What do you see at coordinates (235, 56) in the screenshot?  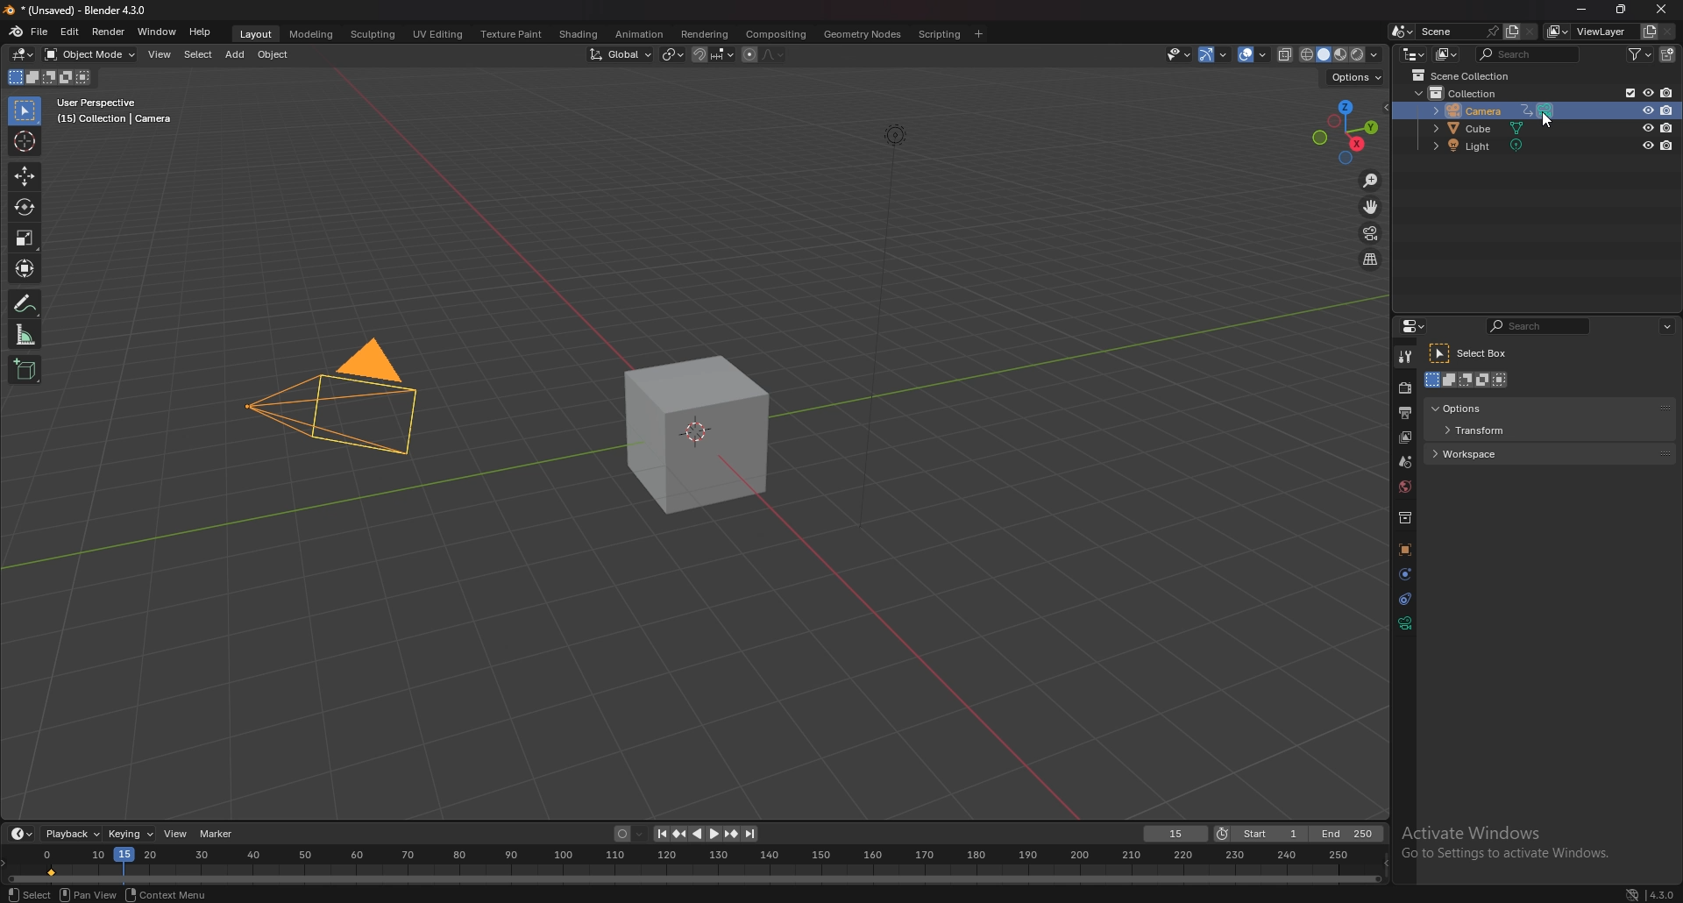 I see `add` at bounding box center [235, 56].